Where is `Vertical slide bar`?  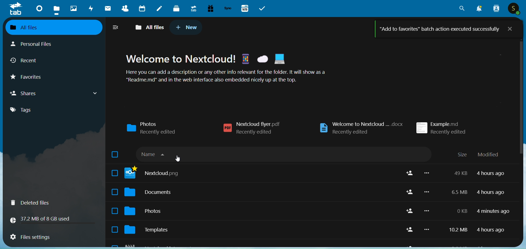
Vertical slide bar is located at coordinates (521, 121).